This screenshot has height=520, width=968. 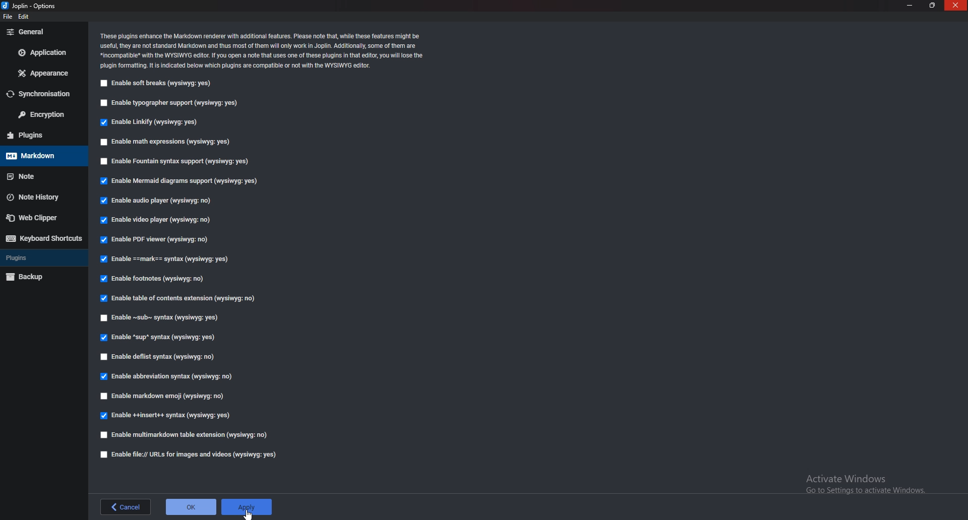 What do you see at coordinates (179, 298) in the screenshot?
I see `Enable table of contents` at bounding box center [179, 298].